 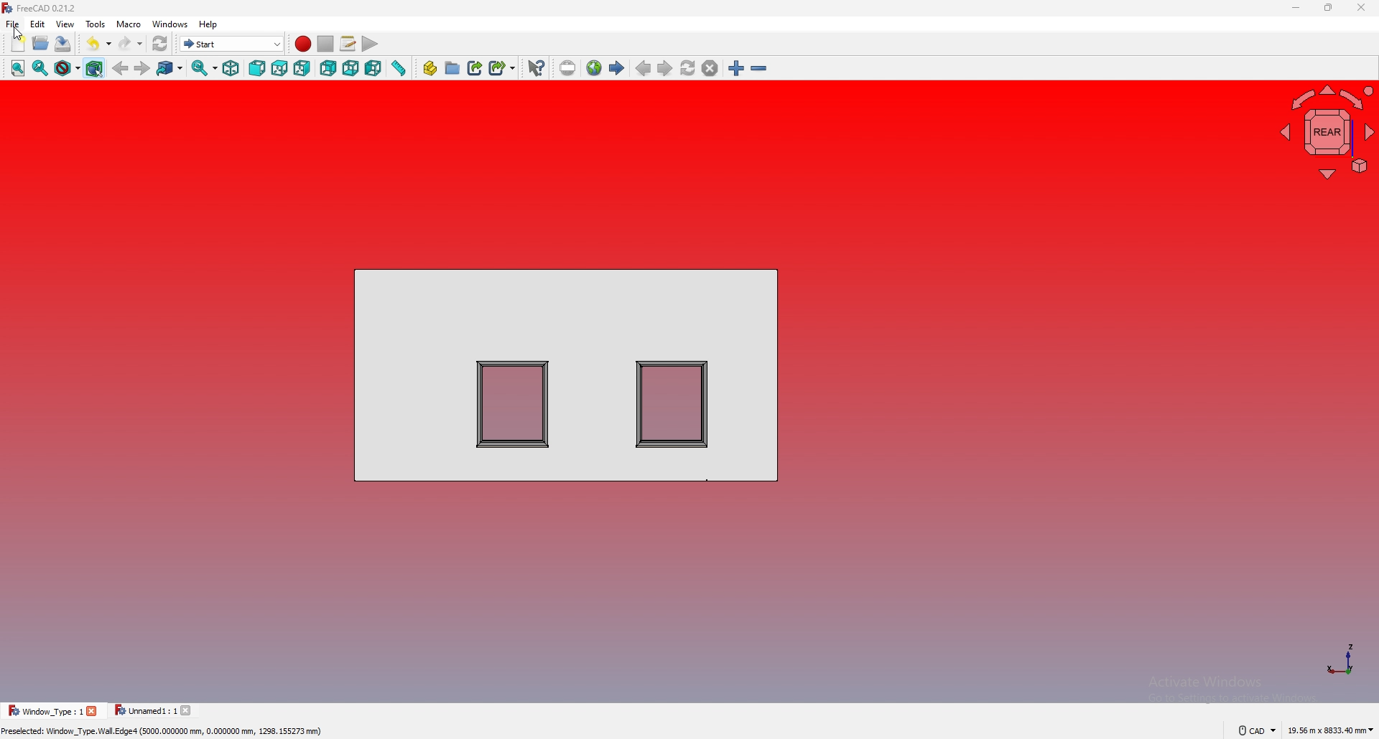 What do you see at coordinates (502, 68) in the screenshot?
I see `create sub link` at bounding box center [502, 68].